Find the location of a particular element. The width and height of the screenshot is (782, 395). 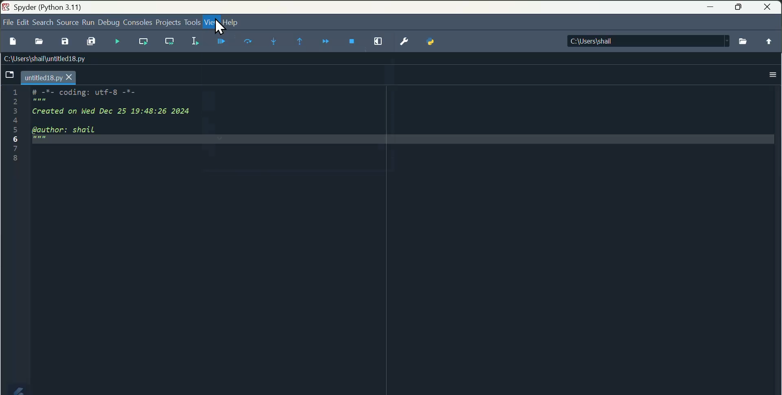

Search is located at coordinates (42, 22).